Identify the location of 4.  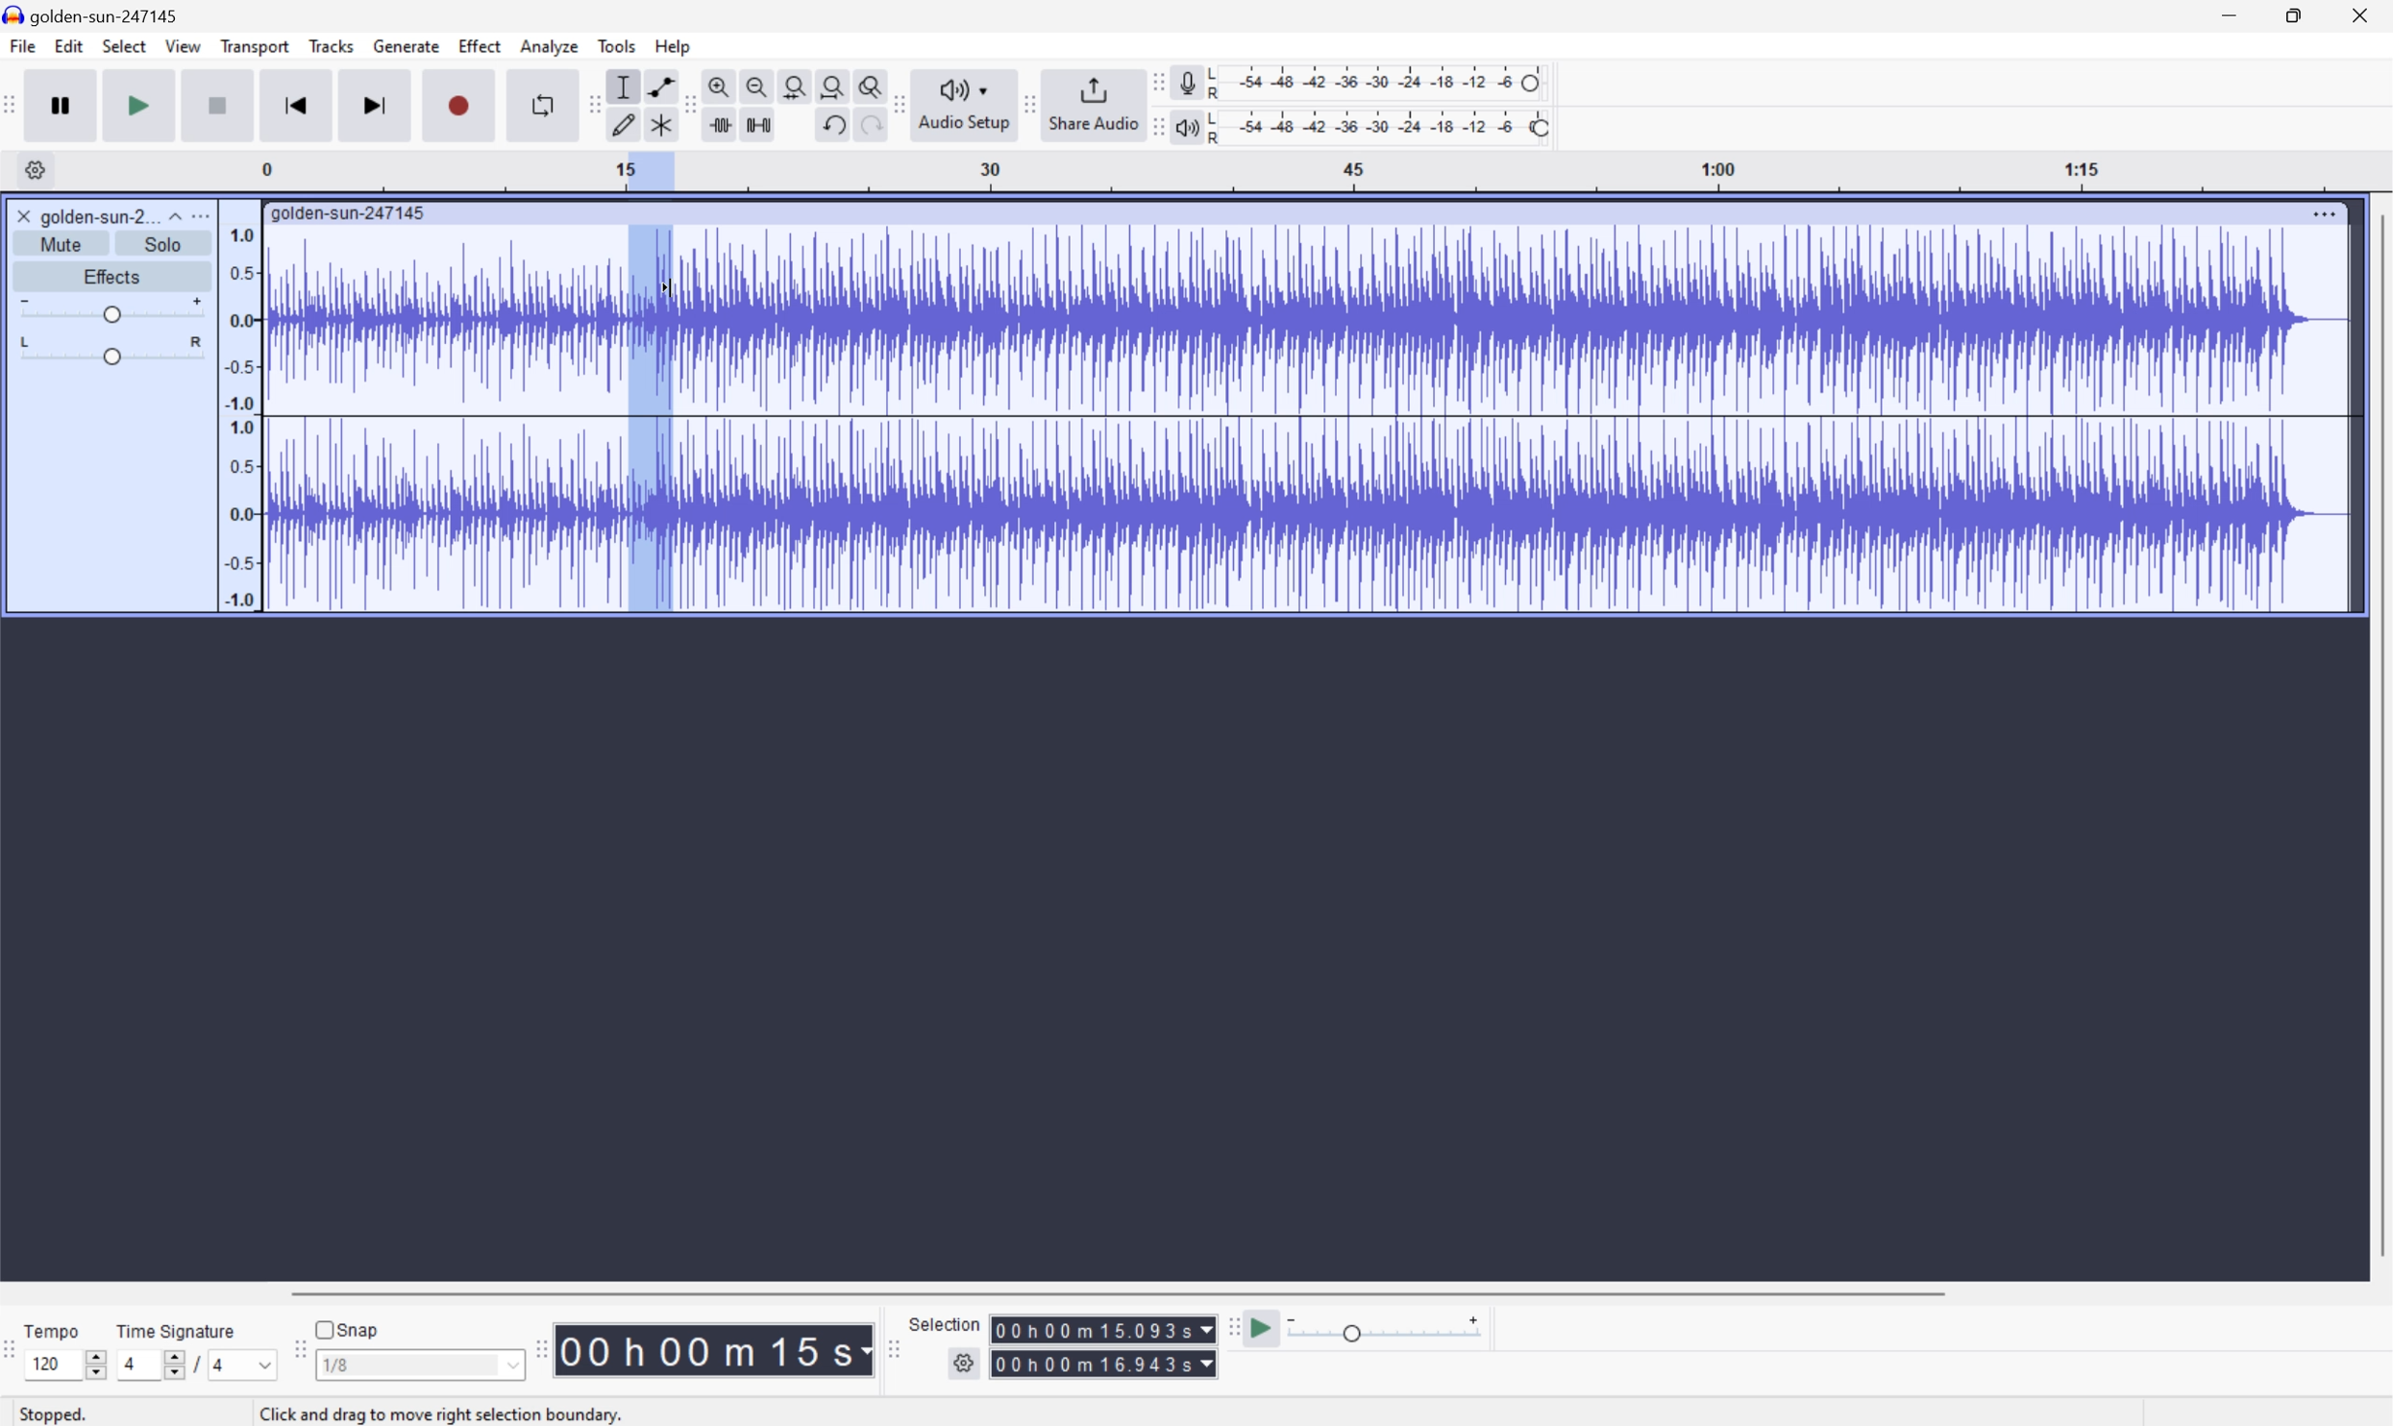
(220, 1367).